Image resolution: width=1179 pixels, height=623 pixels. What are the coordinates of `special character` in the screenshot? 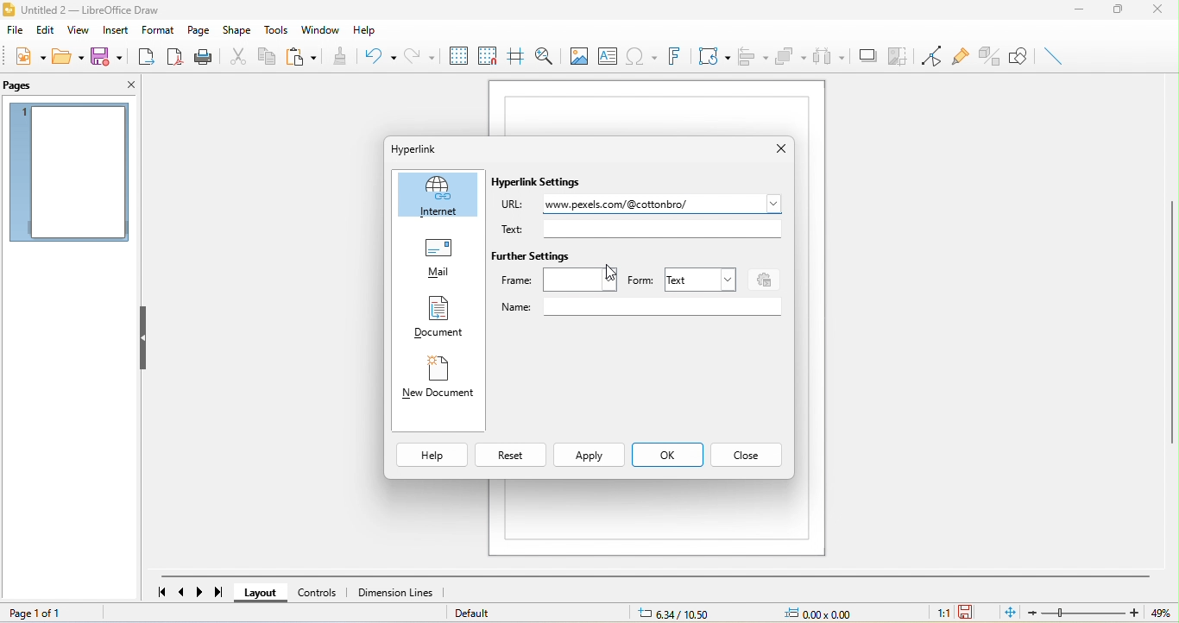 It's located at (644, 57).